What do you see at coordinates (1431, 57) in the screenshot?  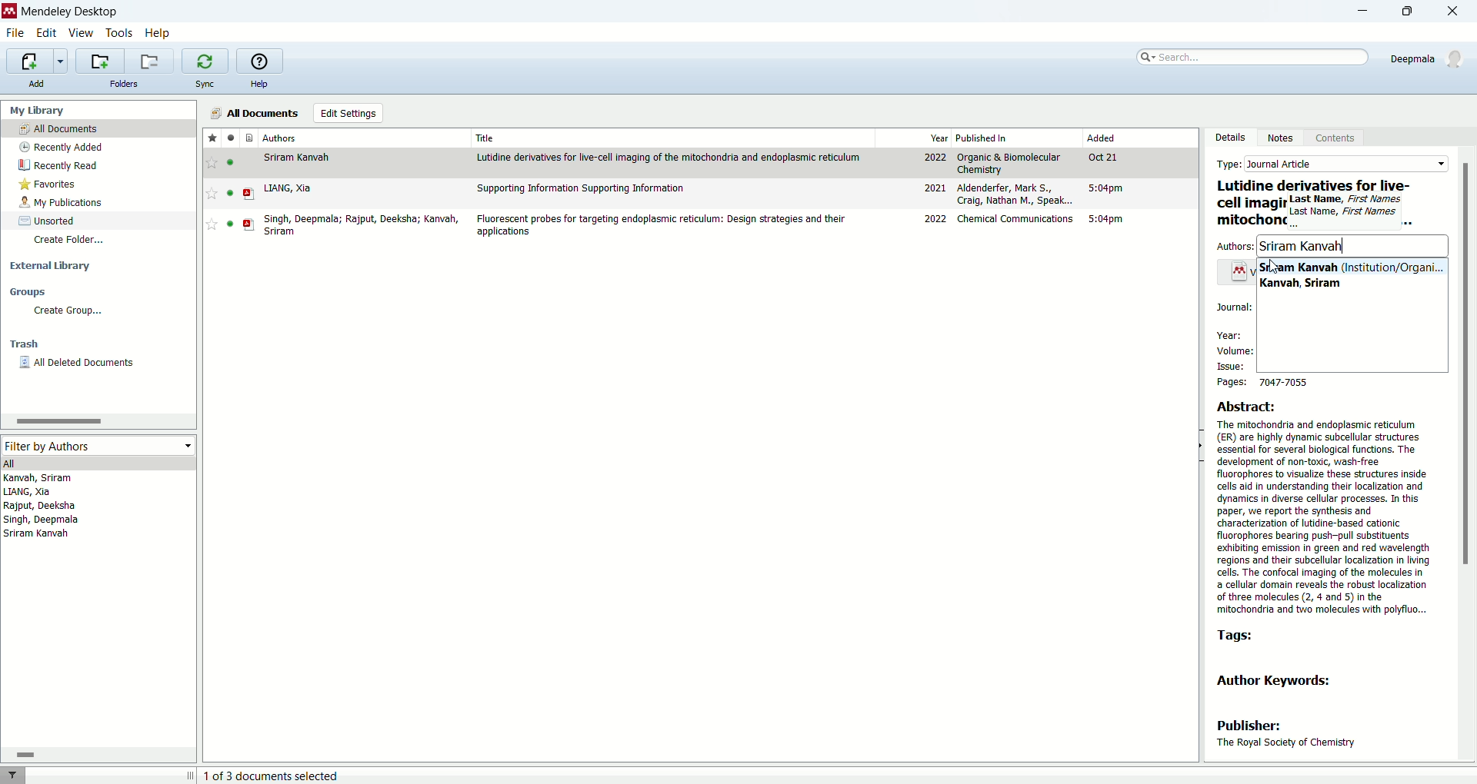 I see `account` at bounding box center [1431, 57].